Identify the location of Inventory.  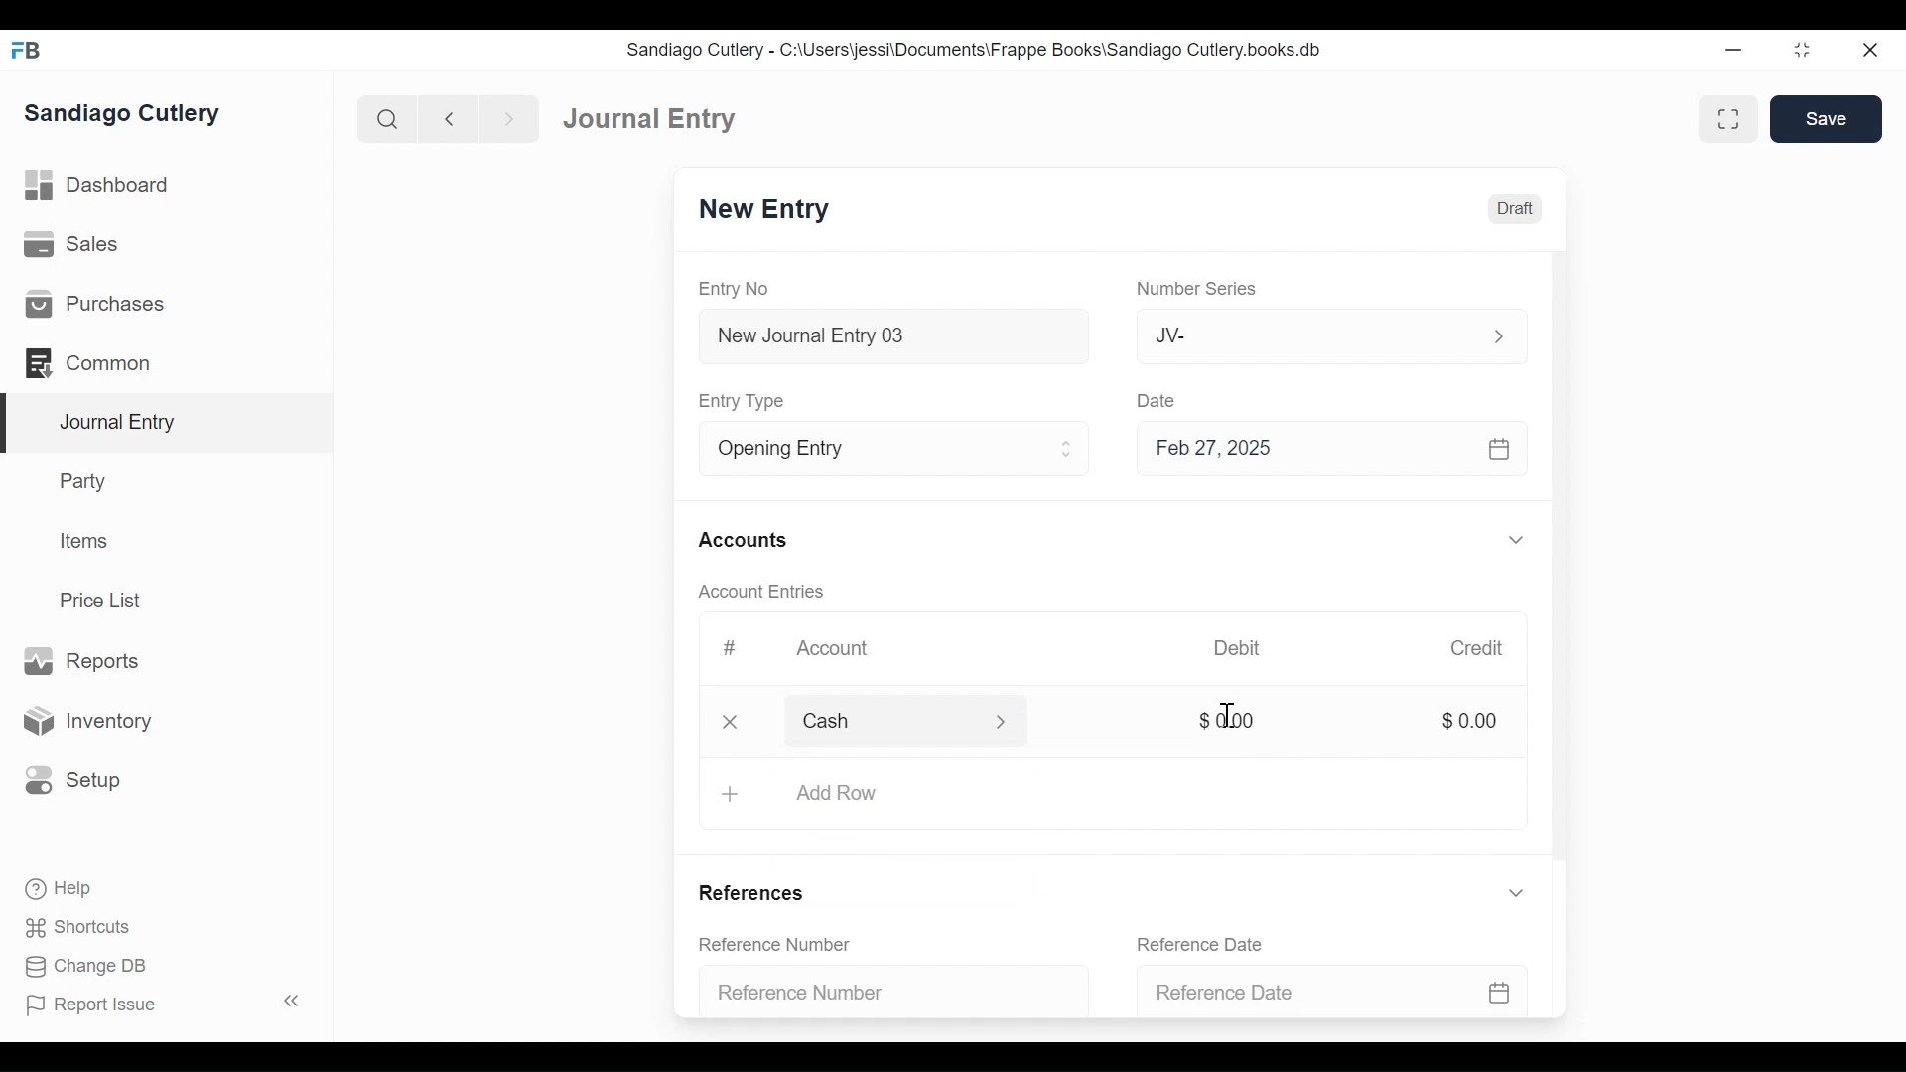
(85, 720).